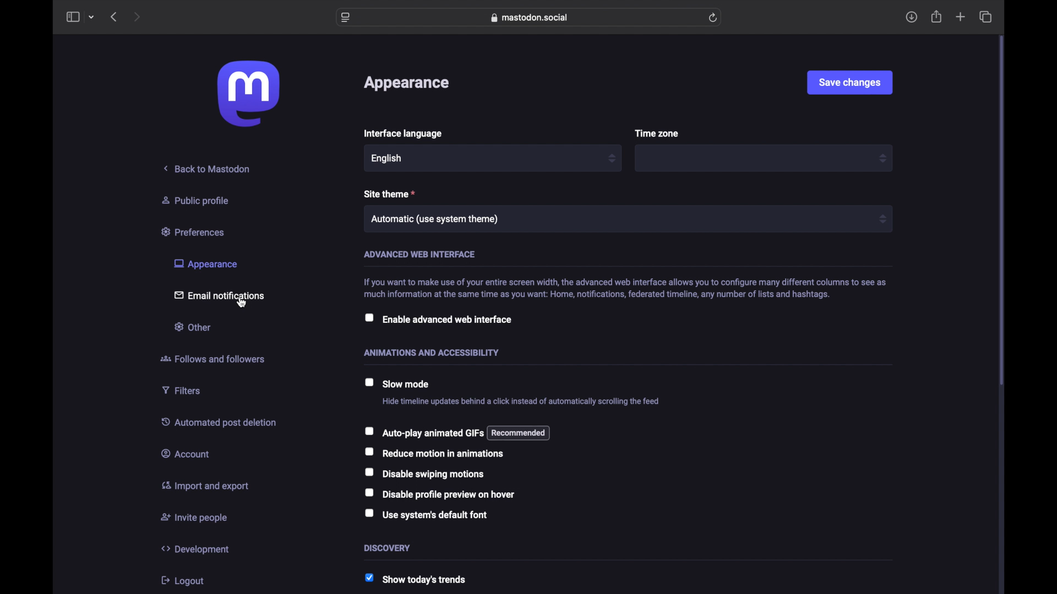  Describe the element at coordinates (213, 359) in the screenshot. I see `follows and followers` at that location.